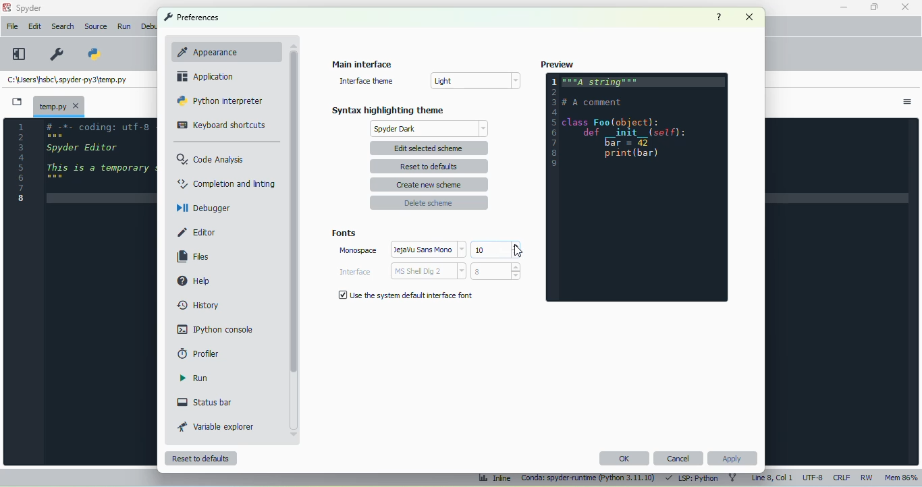 The width and height of the screenshot is (922, 487). What do you see at coordinates (495, 478) in the screenshot?
I see `inline` at bounding box center [495, 478].